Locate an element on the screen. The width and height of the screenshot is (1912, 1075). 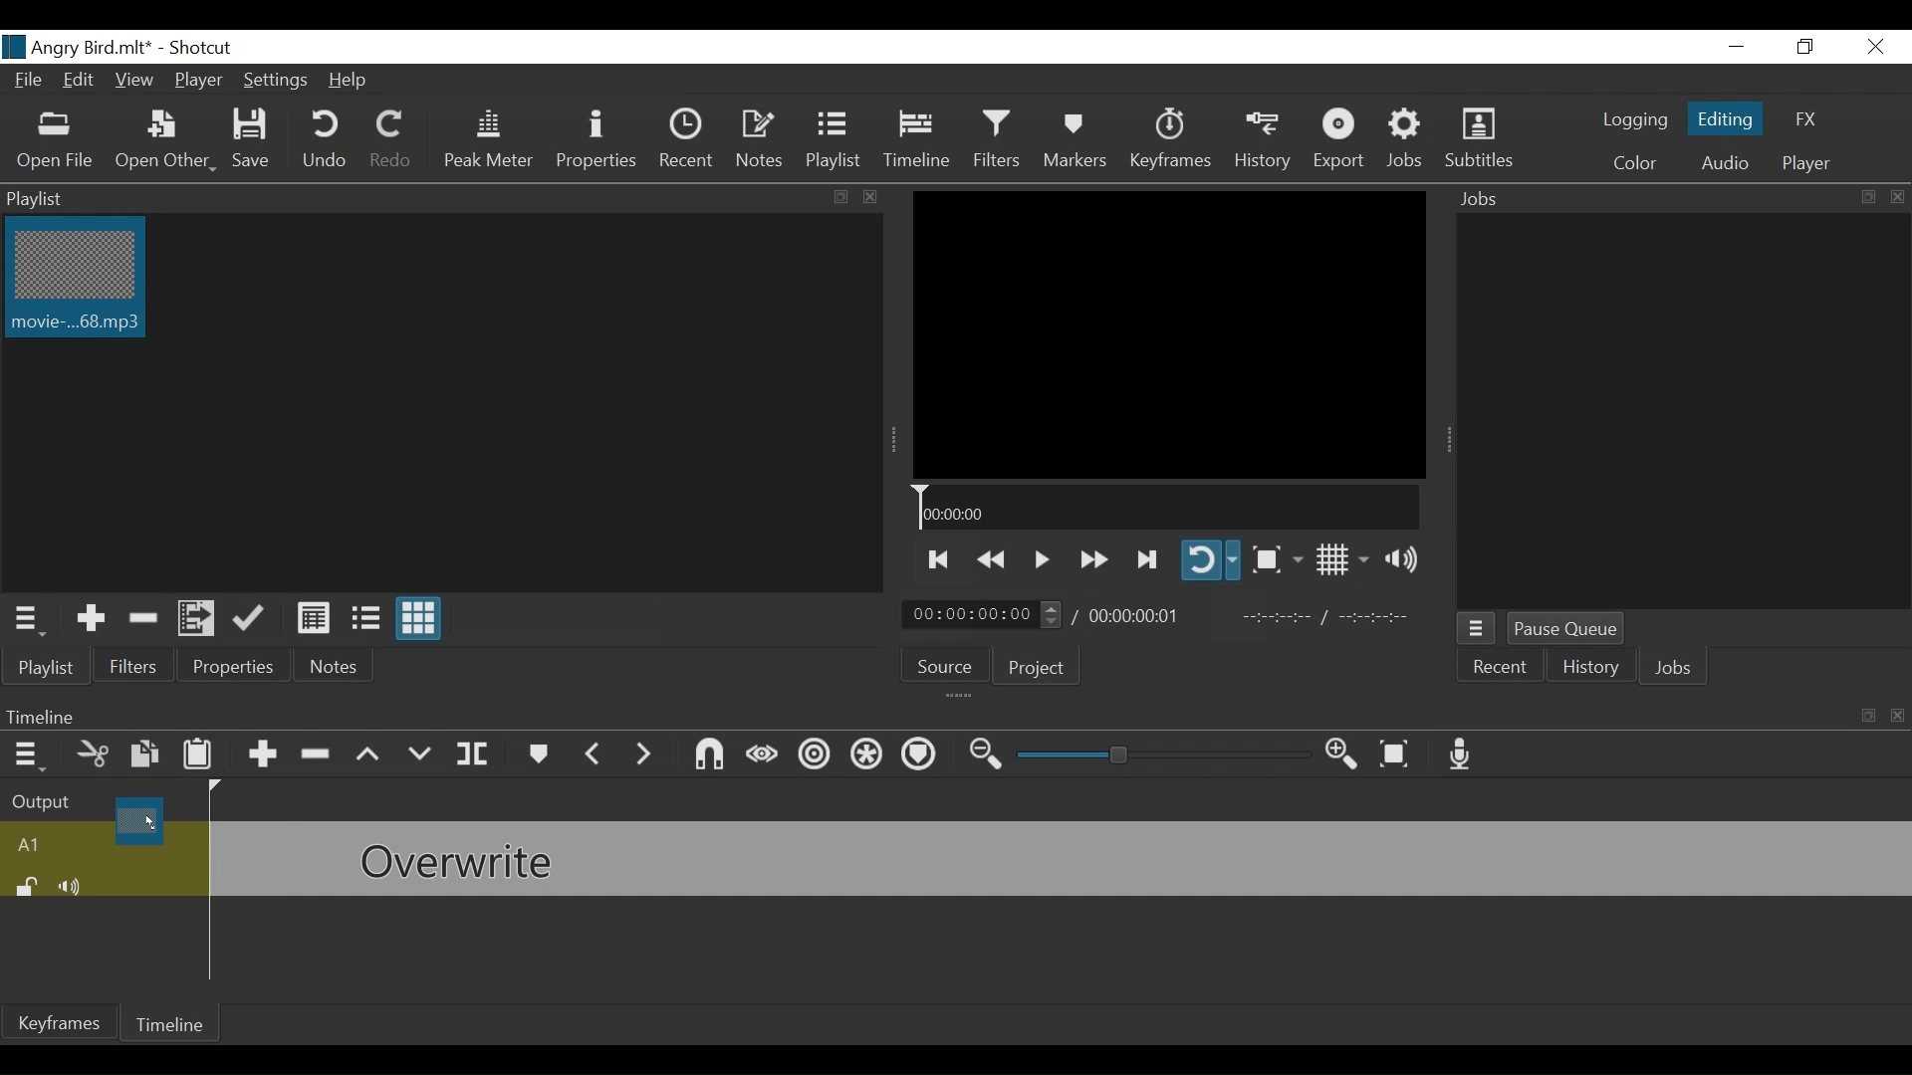
Lift is located at coordinates (368, 754).